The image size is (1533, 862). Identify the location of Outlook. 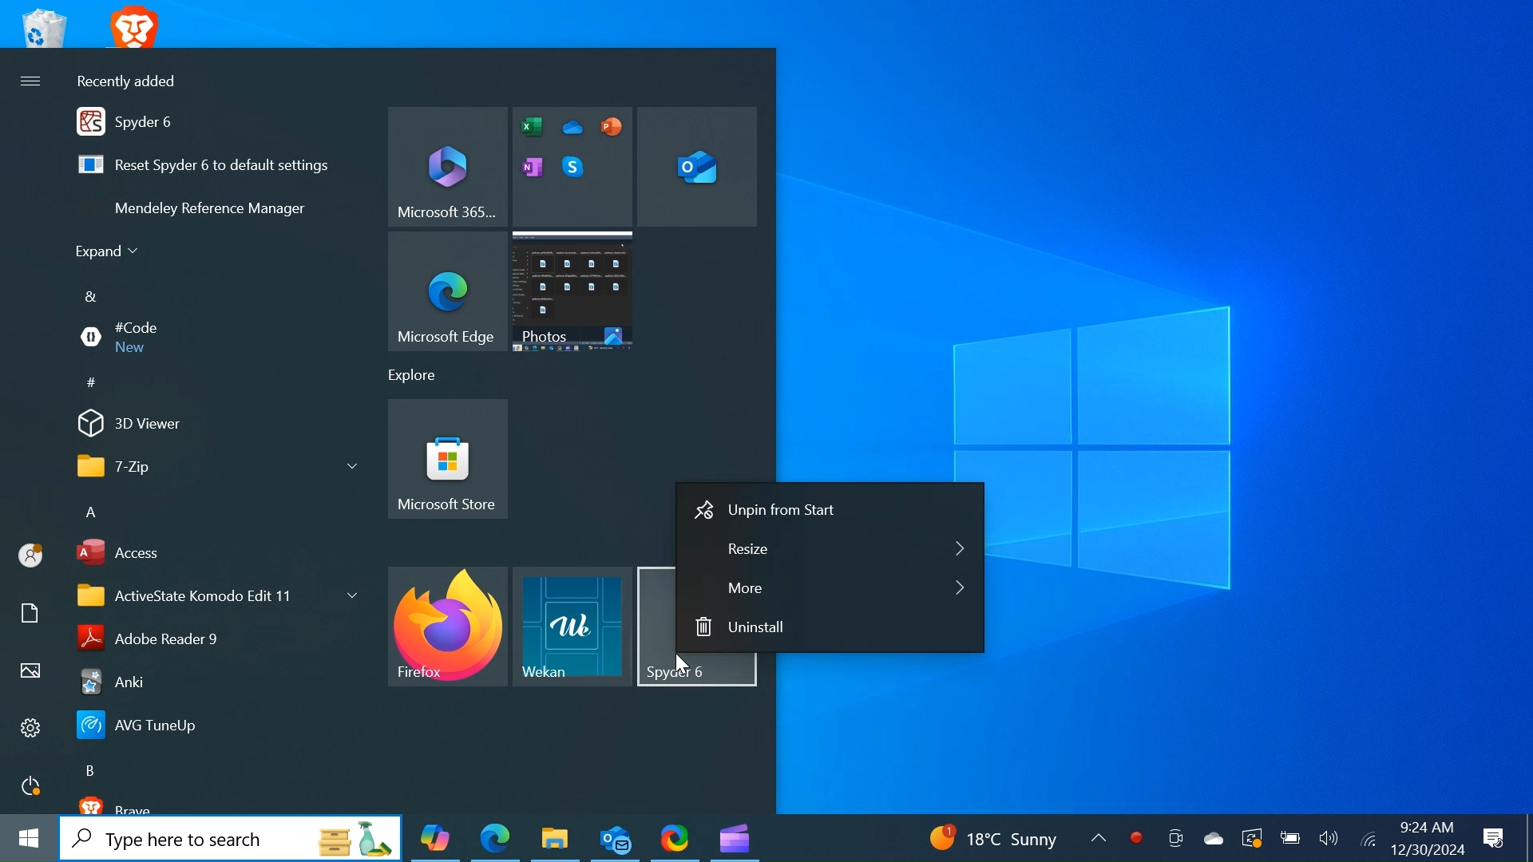
(616, 839).